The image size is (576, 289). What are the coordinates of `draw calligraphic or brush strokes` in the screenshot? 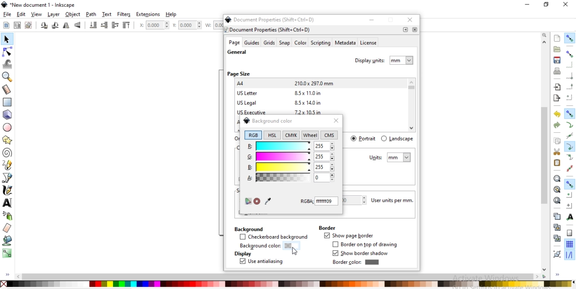 It's located at (9, 190).